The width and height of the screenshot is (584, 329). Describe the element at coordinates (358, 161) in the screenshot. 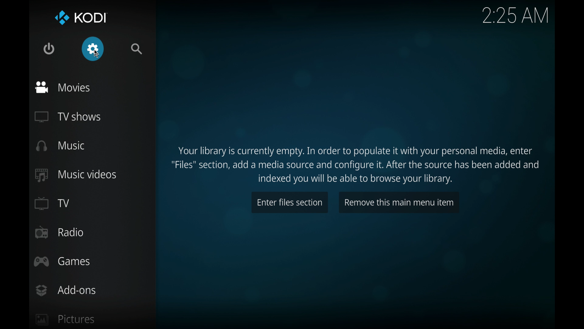

I see `Your library is currently empty. In order to populate it with your personal media, enter
Files" section, add a media source and configure it. After the source has been added and
indexed you will be able to browse your library.` at that location.